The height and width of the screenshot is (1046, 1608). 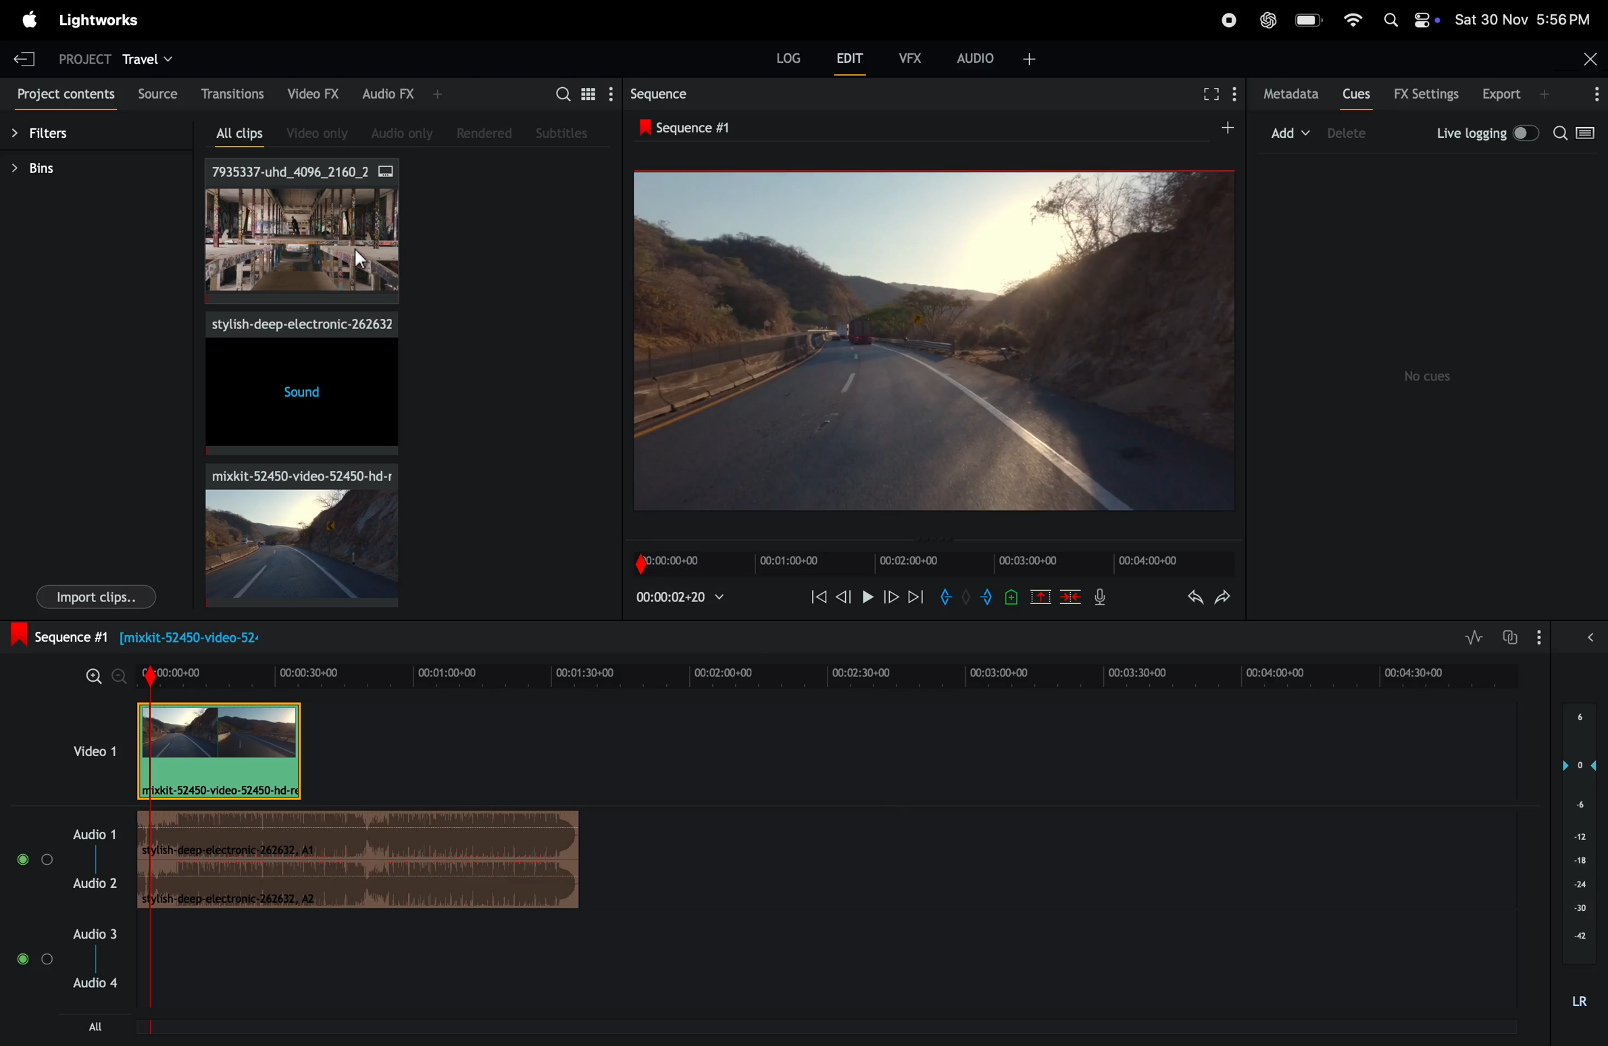 I want to click on next frame, so click(x=917, y=600).